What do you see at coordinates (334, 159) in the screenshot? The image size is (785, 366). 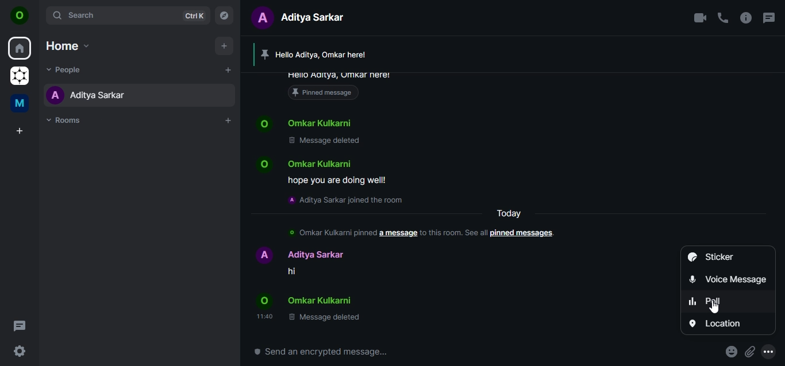 I see `Name© Message deleted Name hope you are doing wellla Aditya Sarkar joined the room` at bounding box center [334, 159].